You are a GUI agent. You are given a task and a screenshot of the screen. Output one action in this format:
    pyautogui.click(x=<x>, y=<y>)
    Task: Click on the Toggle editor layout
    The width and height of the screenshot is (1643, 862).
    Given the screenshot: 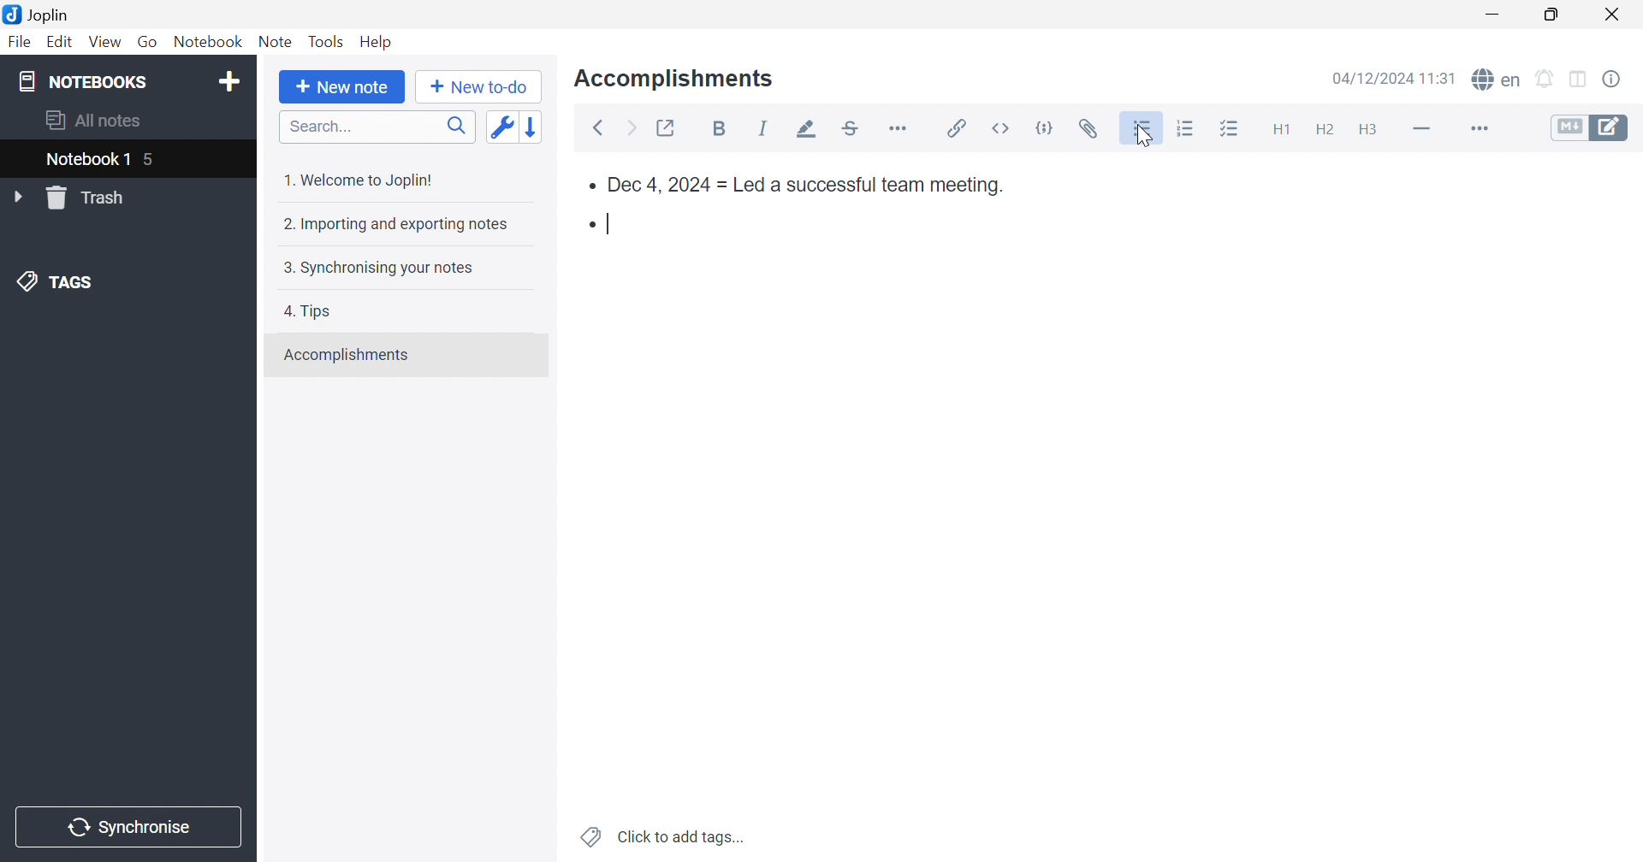 What is the action you would take?
    pyautogui.click(x=1580, y=80)
    